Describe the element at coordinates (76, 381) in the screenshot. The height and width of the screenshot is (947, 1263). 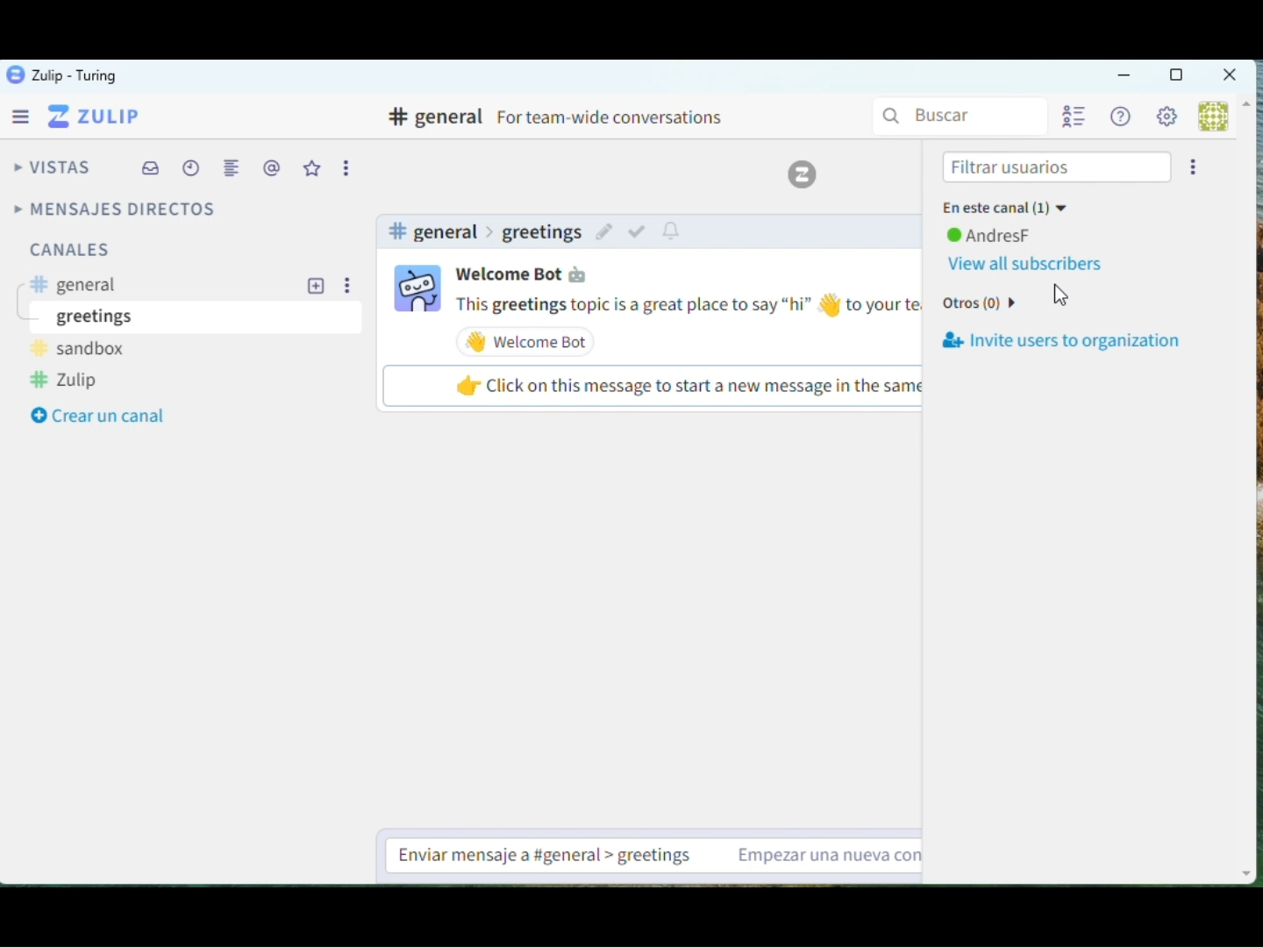
I see `zulip` at that location.